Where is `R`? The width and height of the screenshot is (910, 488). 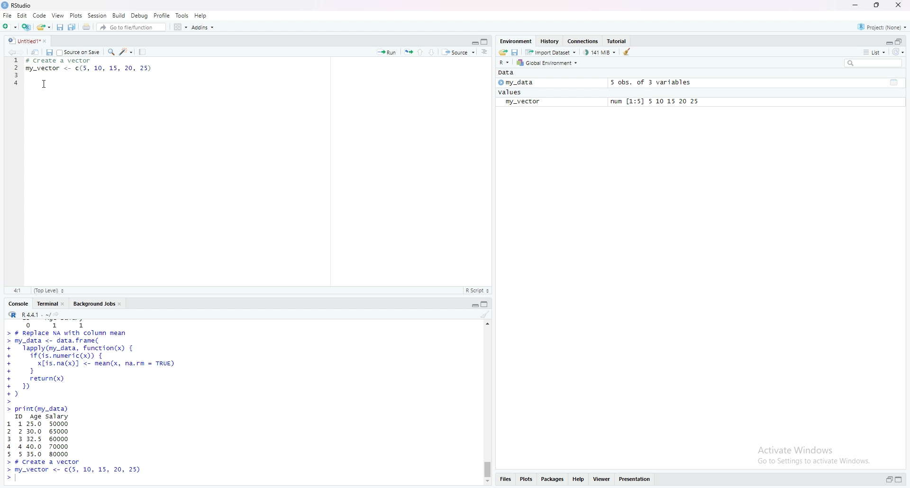 R is located at coordinates (504, 63).